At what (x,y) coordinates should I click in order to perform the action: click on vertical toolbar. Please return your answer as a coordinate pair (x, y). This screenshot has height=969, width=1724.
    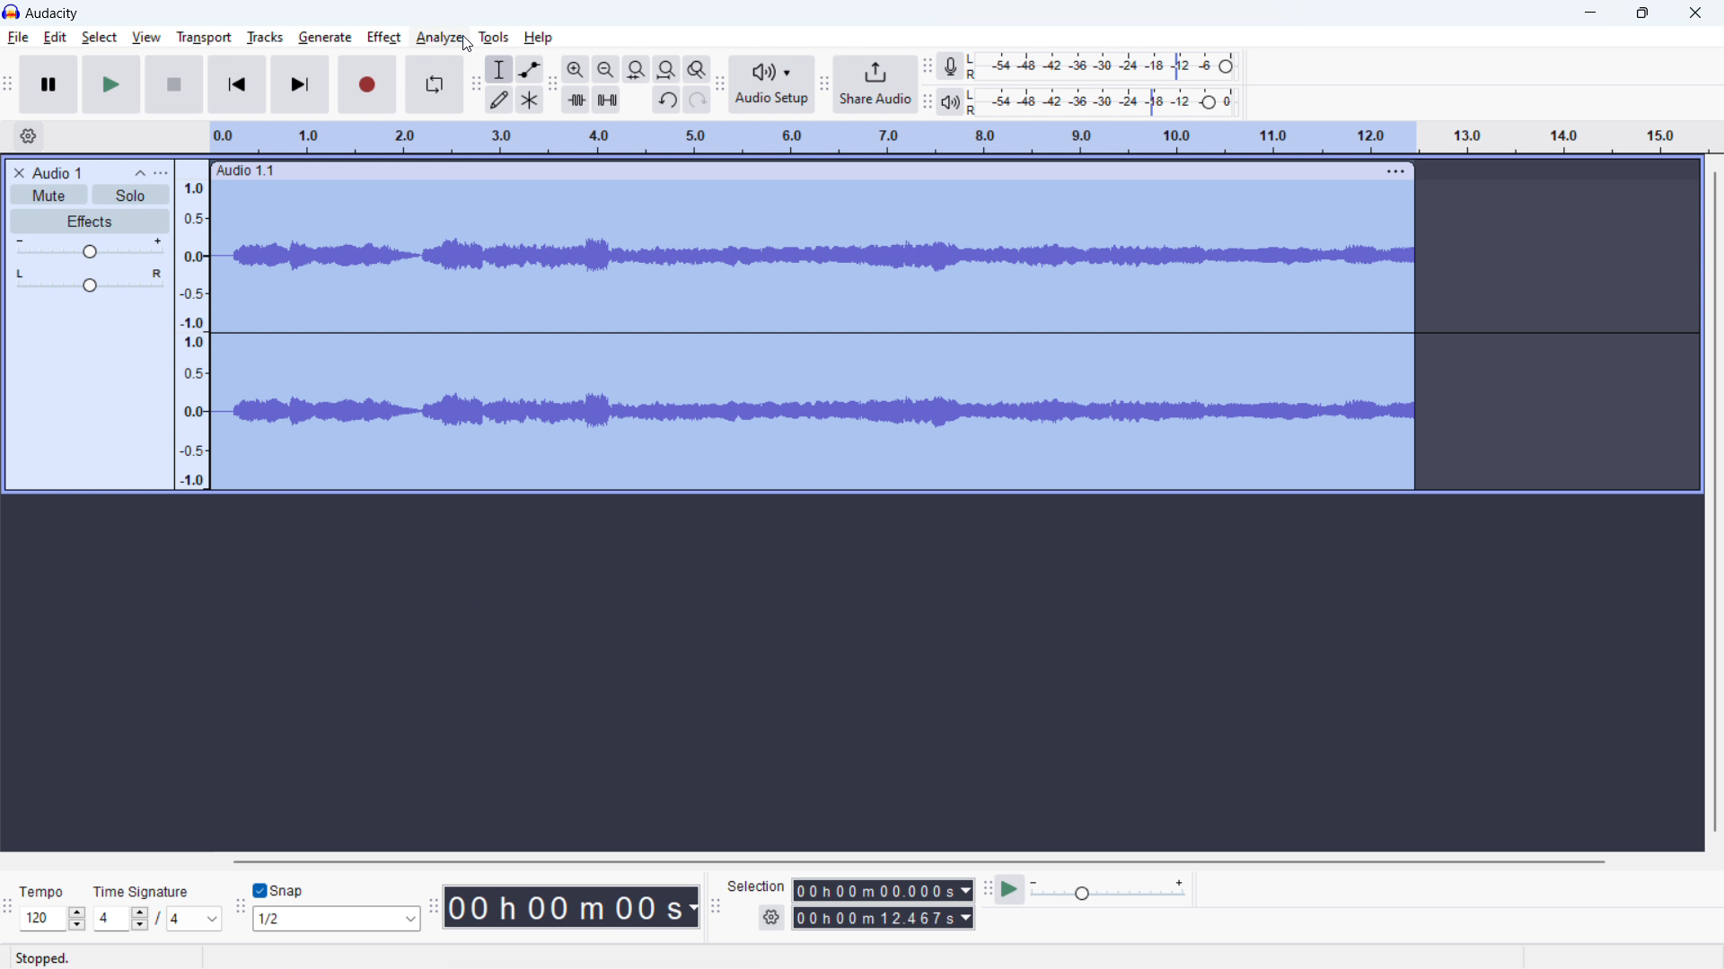
    Looking at the image, I should click on (1713, 502).